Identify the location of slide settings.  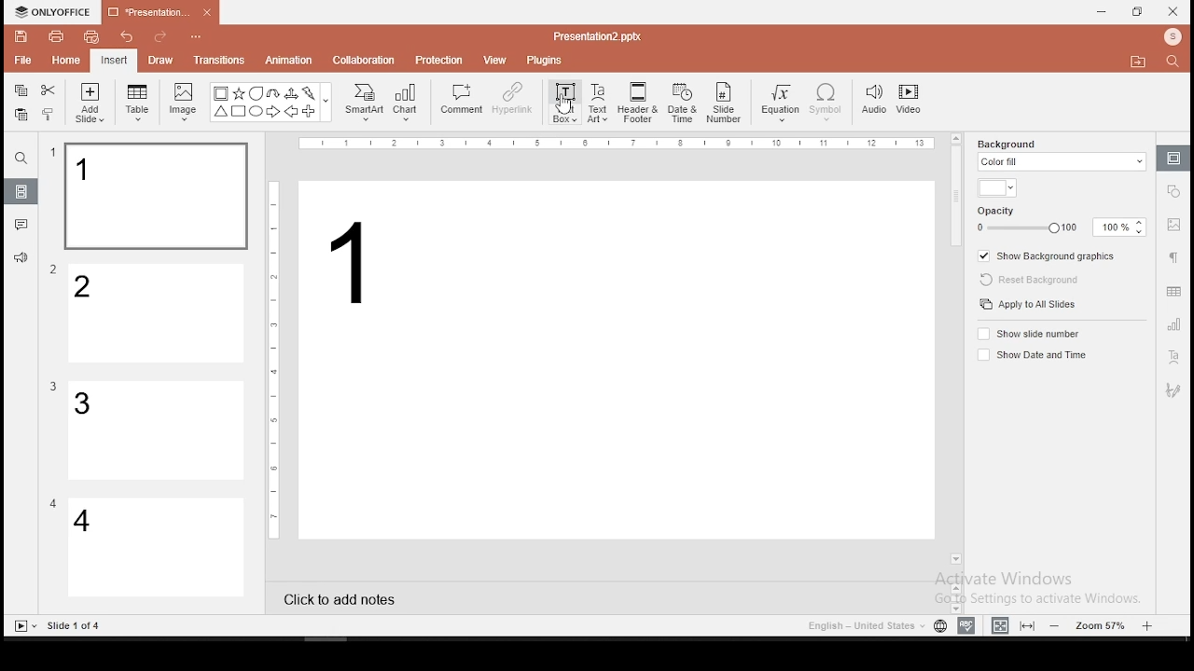
(1173, 157).